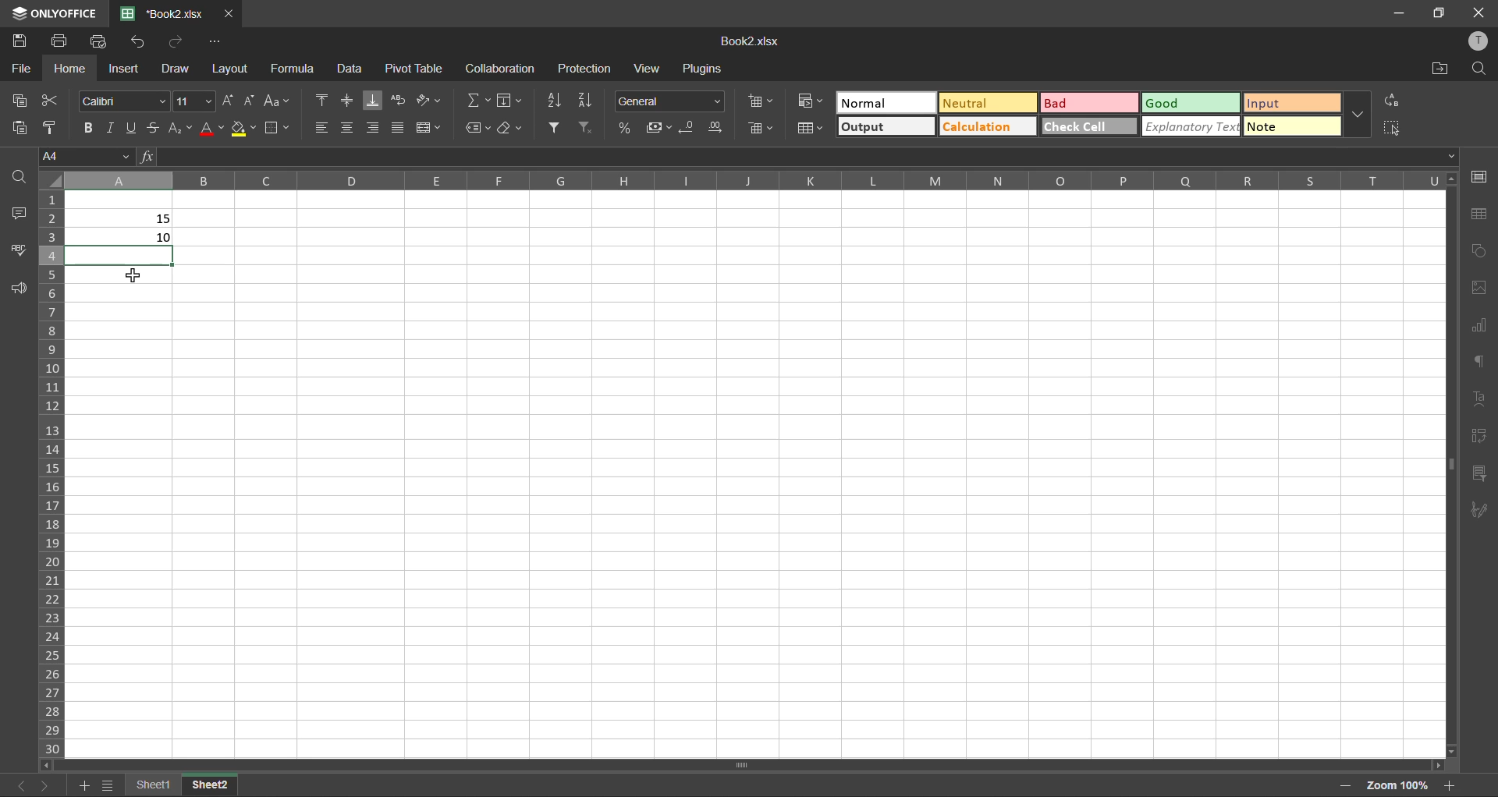  I want to click on add sheet, so click(81, 785).